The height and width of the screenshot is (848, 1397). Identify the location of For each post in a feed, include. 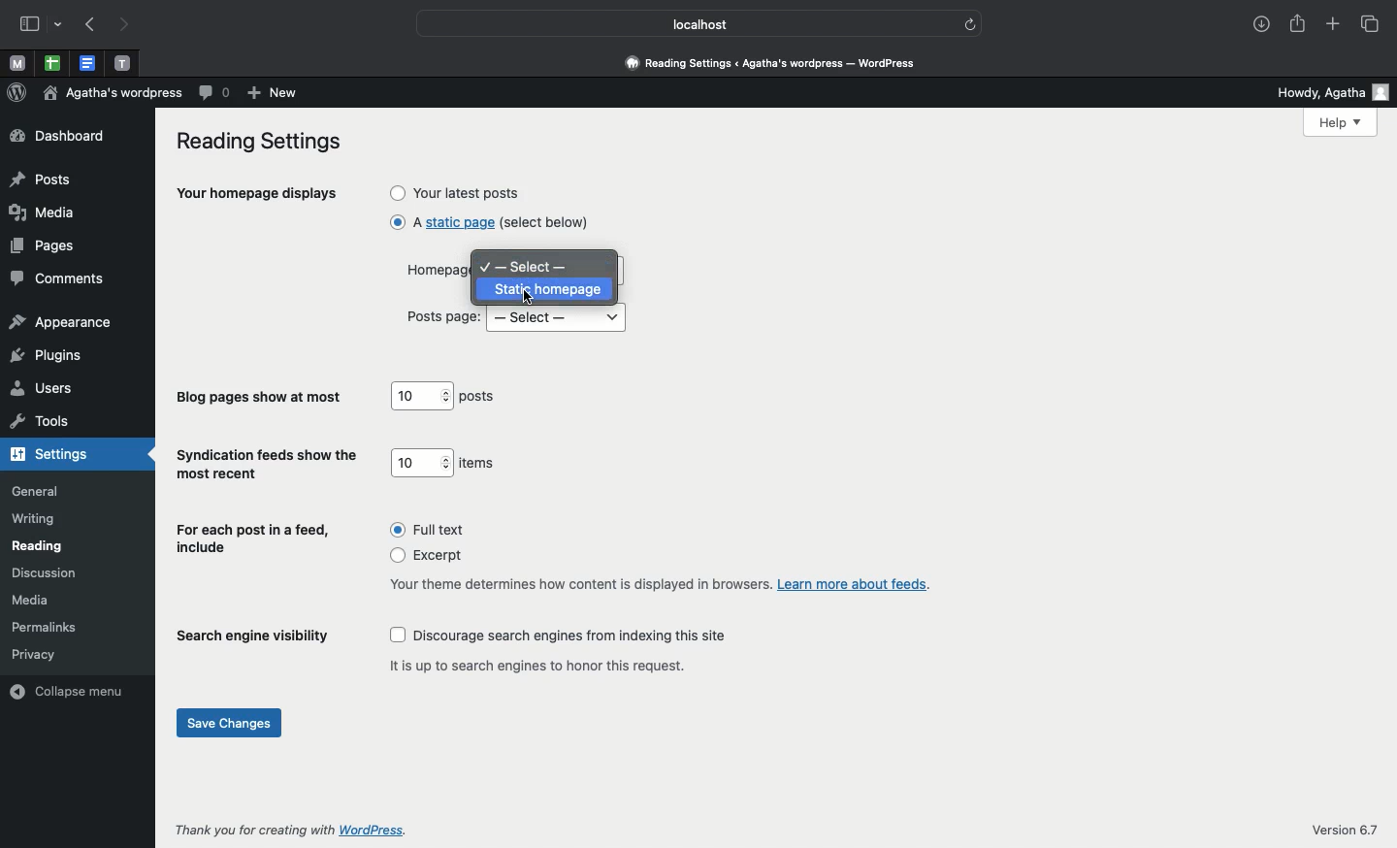
(255, 540).